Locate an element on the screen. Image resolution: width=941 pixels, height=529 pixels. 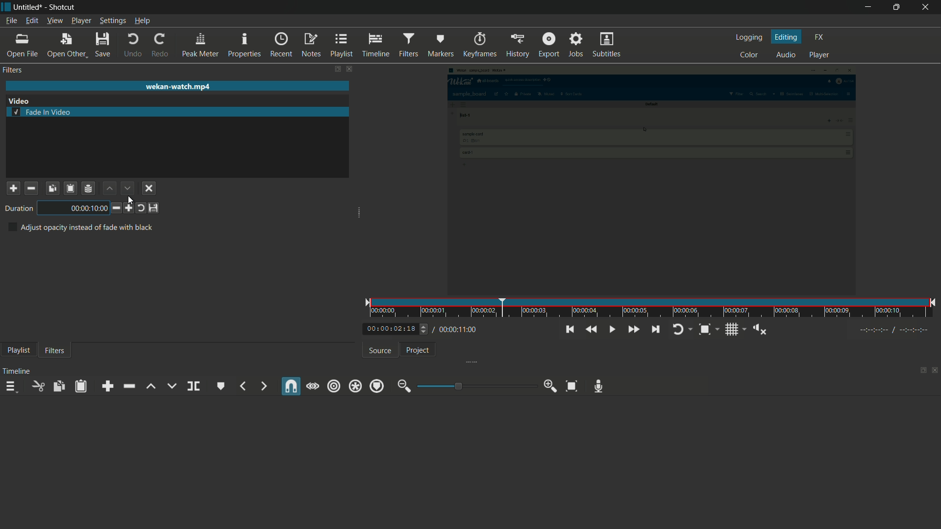
ripple markers is located at coordinates (377, 385).